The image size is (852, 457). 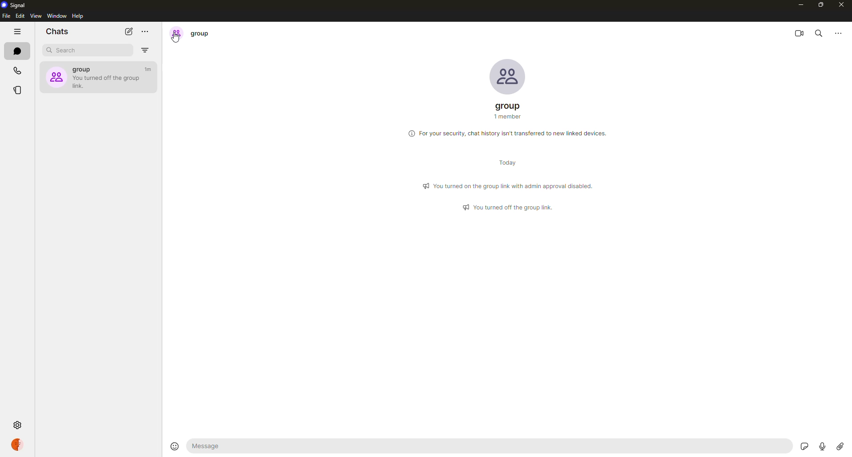 I want to click on view, so click(x=36, y=16).